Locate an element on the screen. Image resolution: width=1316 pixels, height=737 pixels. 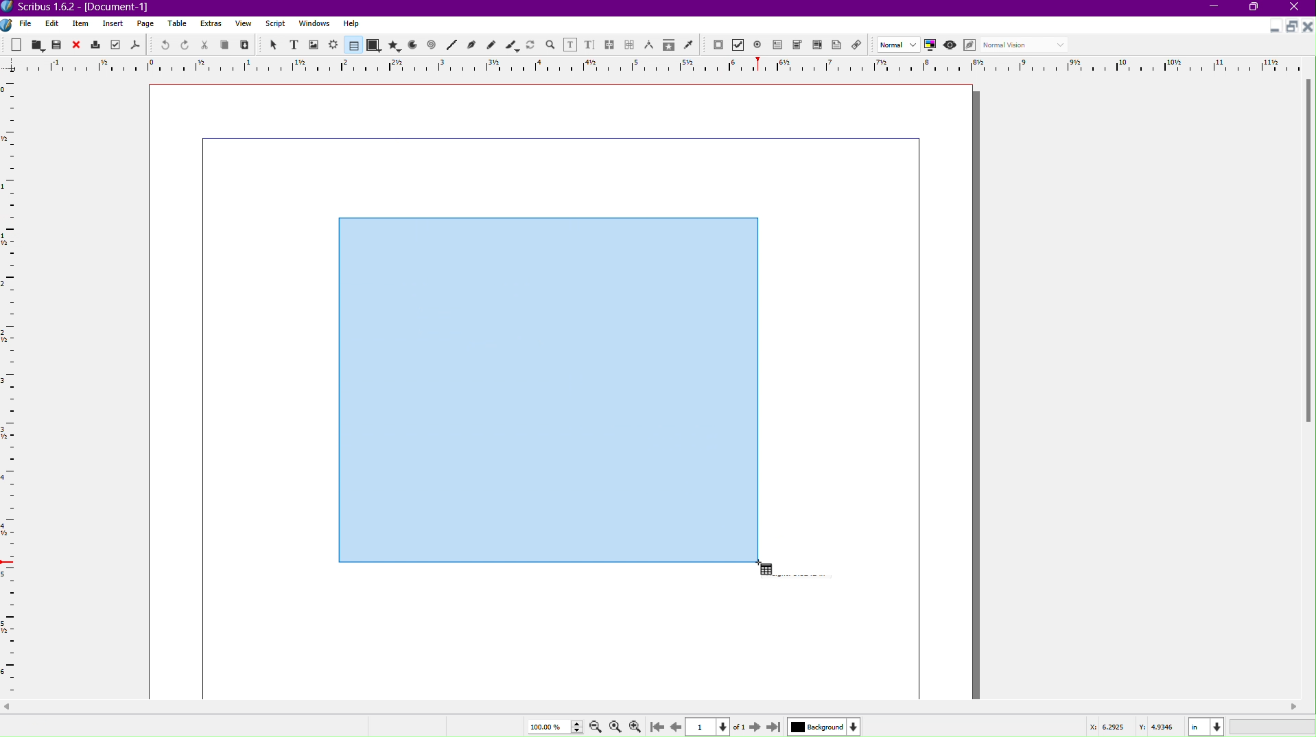
Ruler Line is located at coordinates (658, 65).